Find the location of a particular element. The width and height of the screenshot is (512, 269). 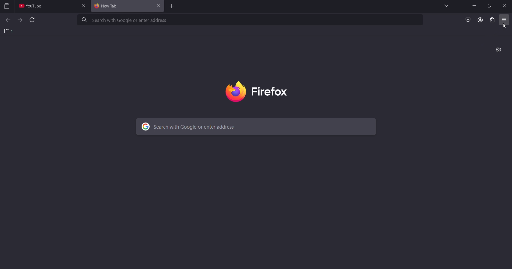

minimize is located at coordinates (474, 5).